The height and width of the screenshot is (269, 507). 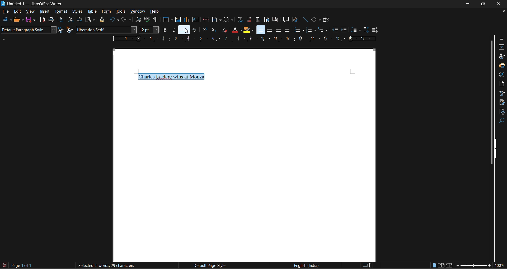 I want to click on insert endnote, so click(x=257, y=20).